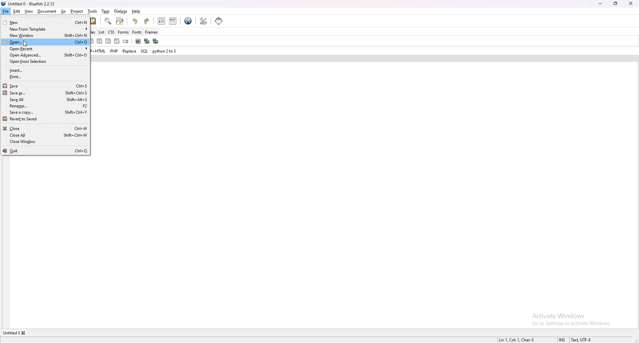  What do you see at coordinates (136, 21) in the screenshot?
I see `undo` at bounding box center [136, 21].